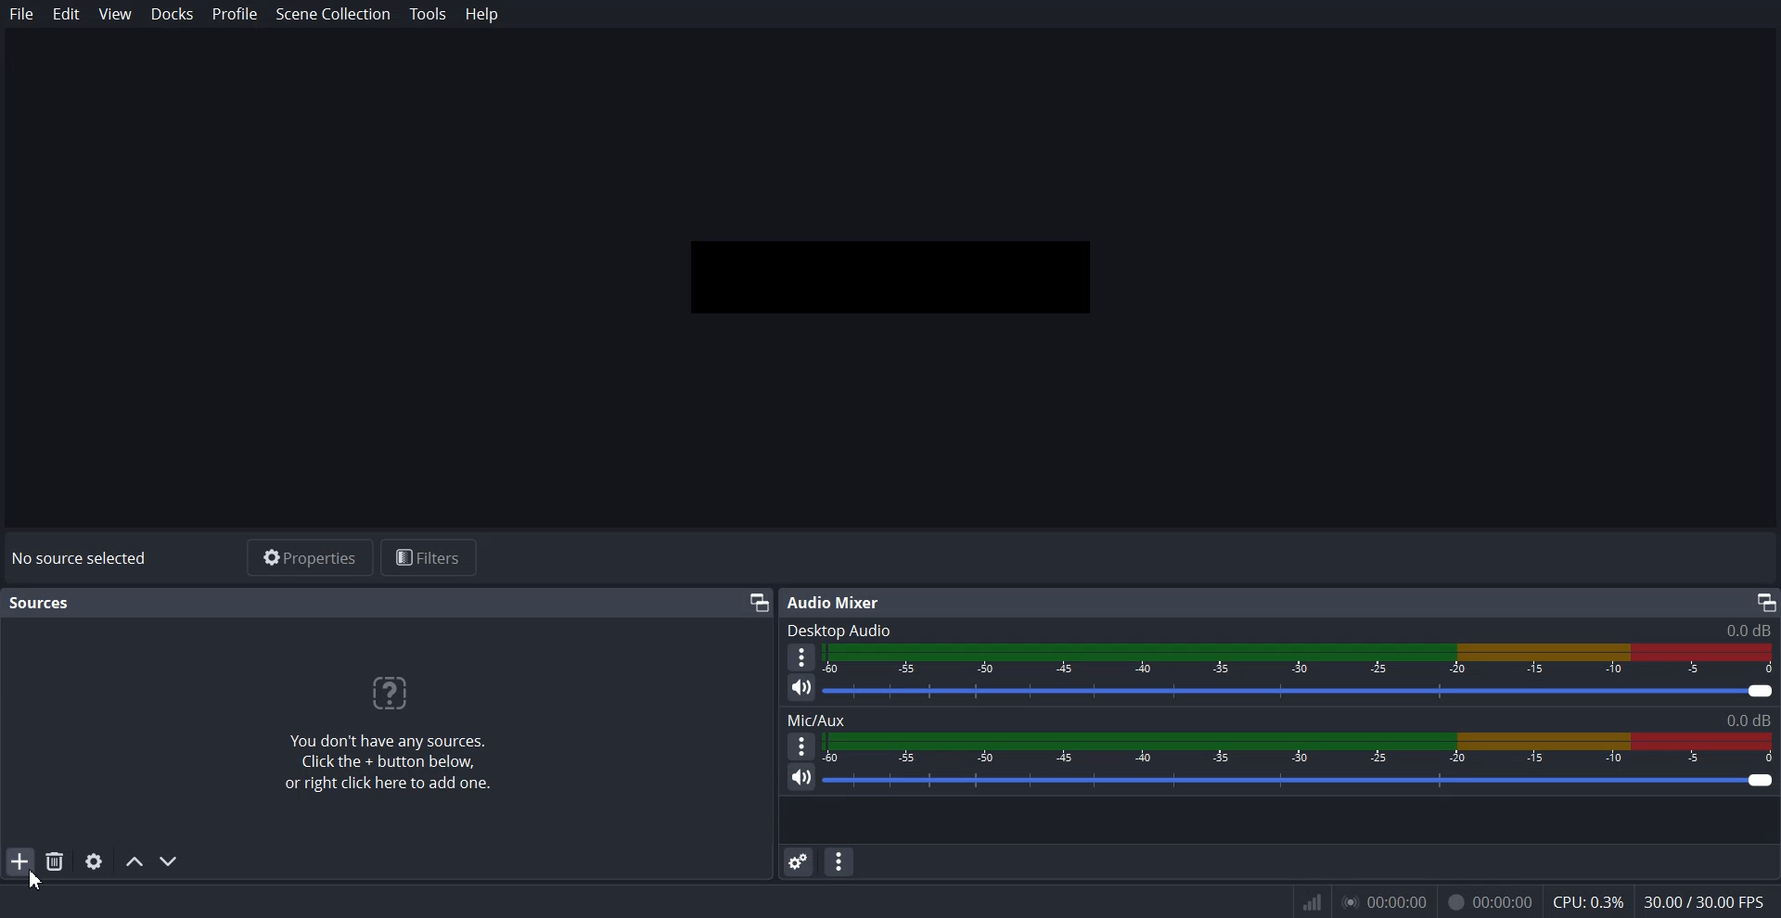  I want to click on Preview window, so click(890, 274).